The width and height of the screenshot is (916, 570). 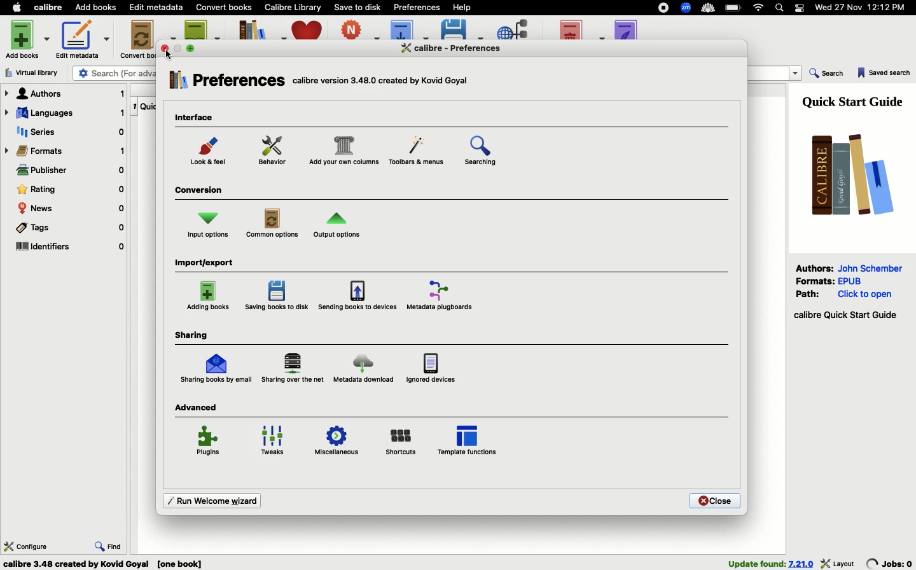 I want to click on Find, so click(x=109, y=545).